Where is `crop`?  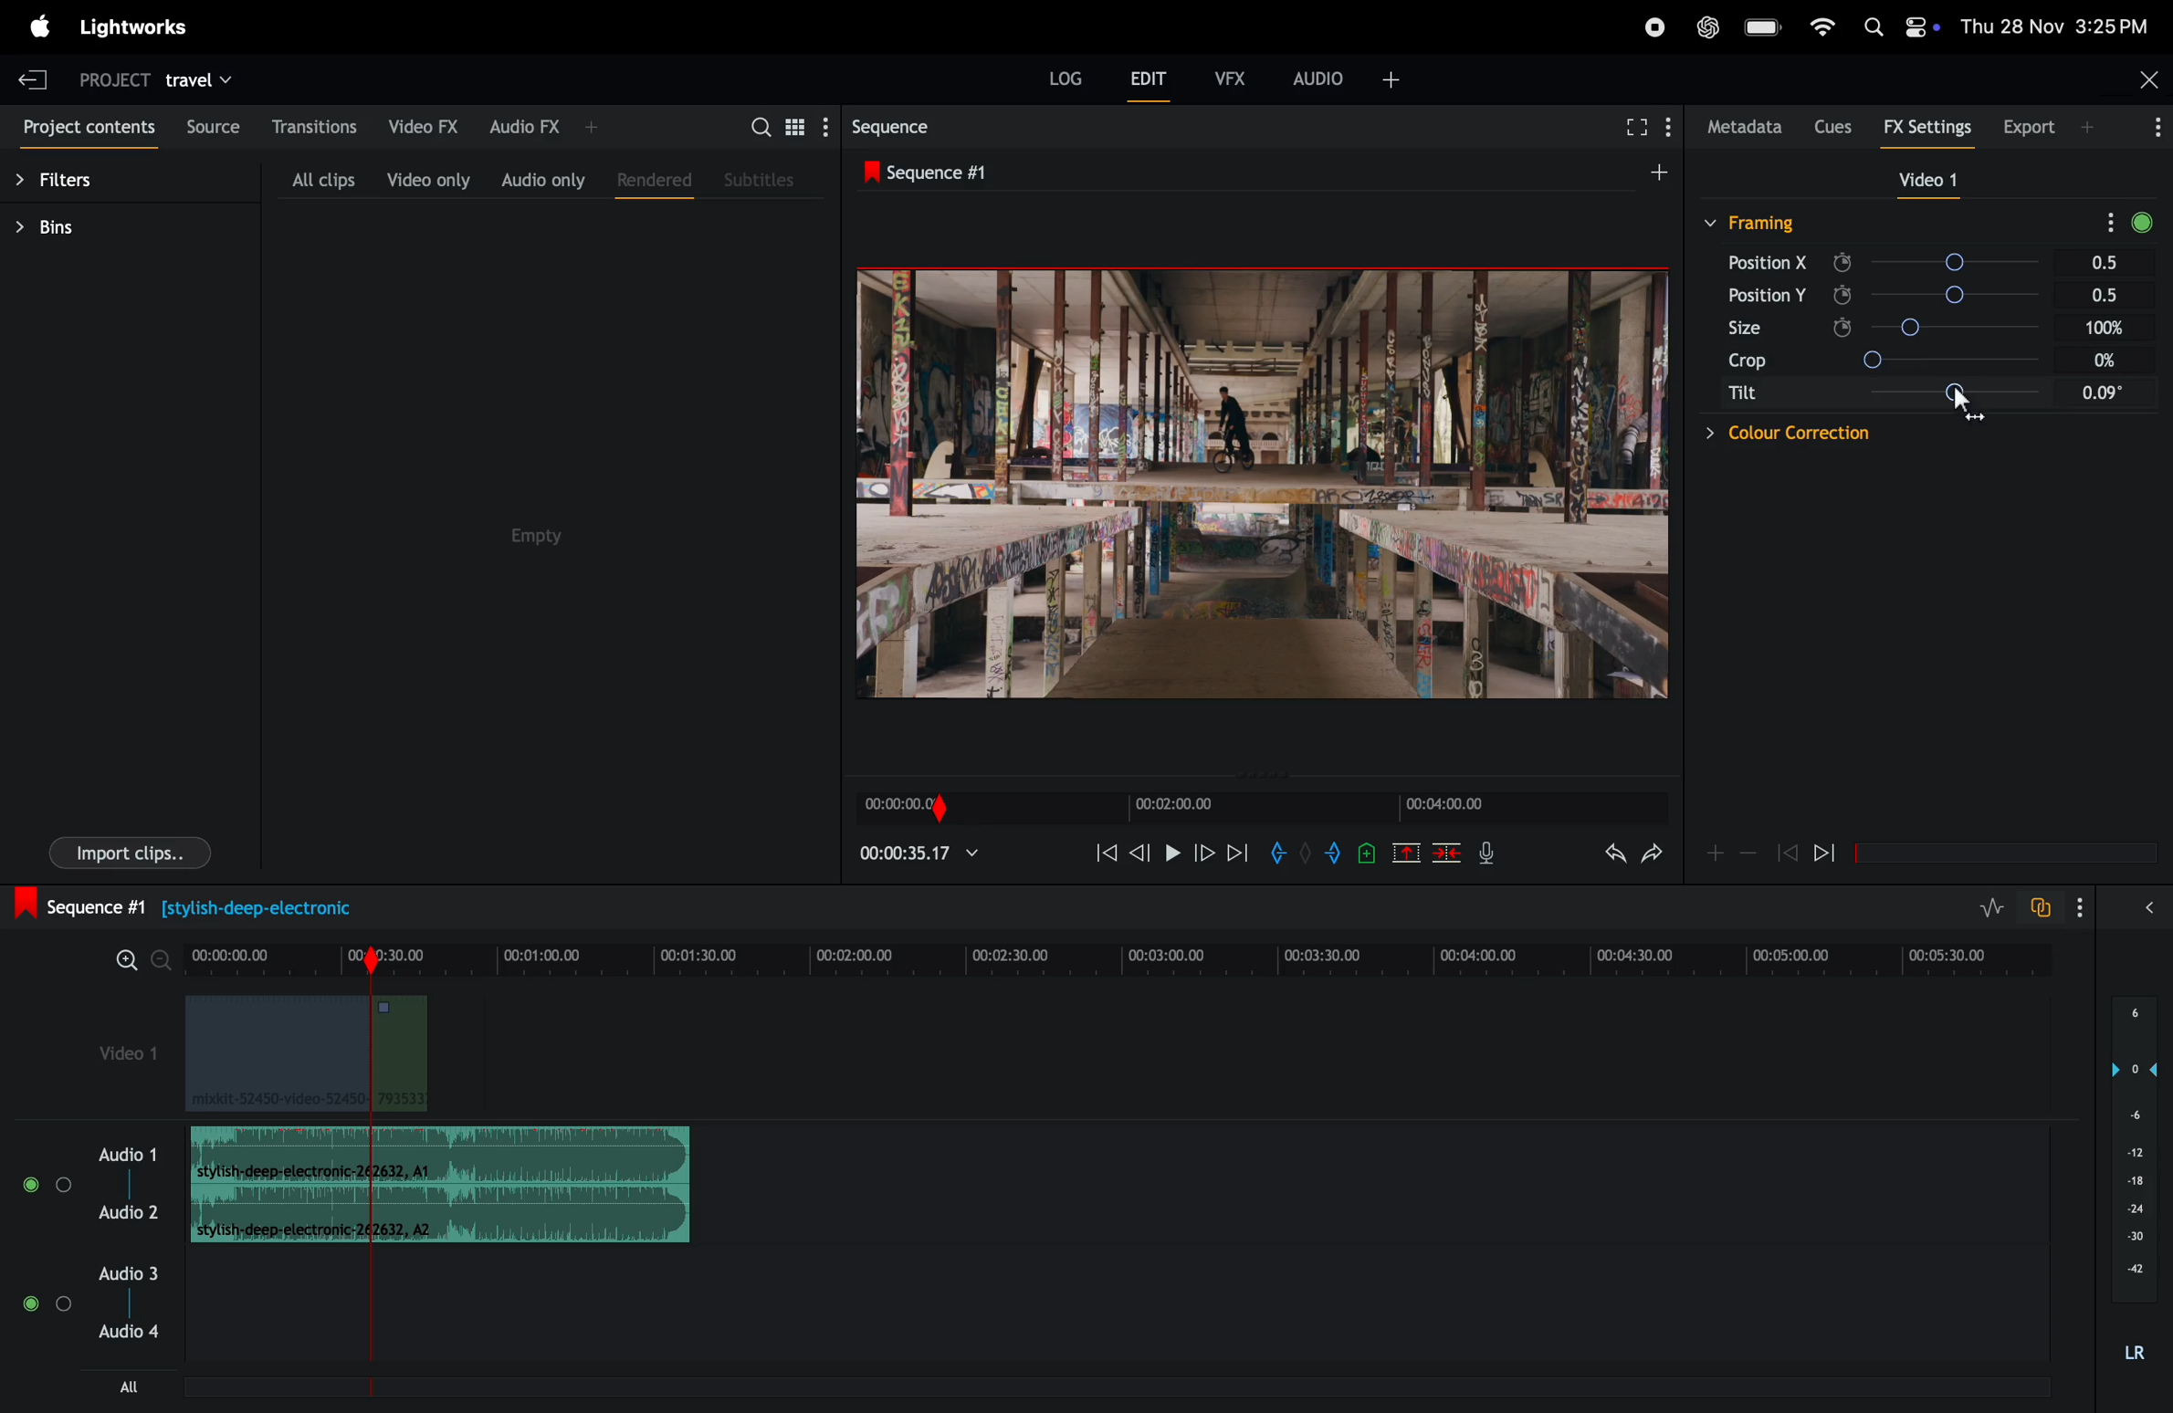 crop is located at coordinates (1779, 364).